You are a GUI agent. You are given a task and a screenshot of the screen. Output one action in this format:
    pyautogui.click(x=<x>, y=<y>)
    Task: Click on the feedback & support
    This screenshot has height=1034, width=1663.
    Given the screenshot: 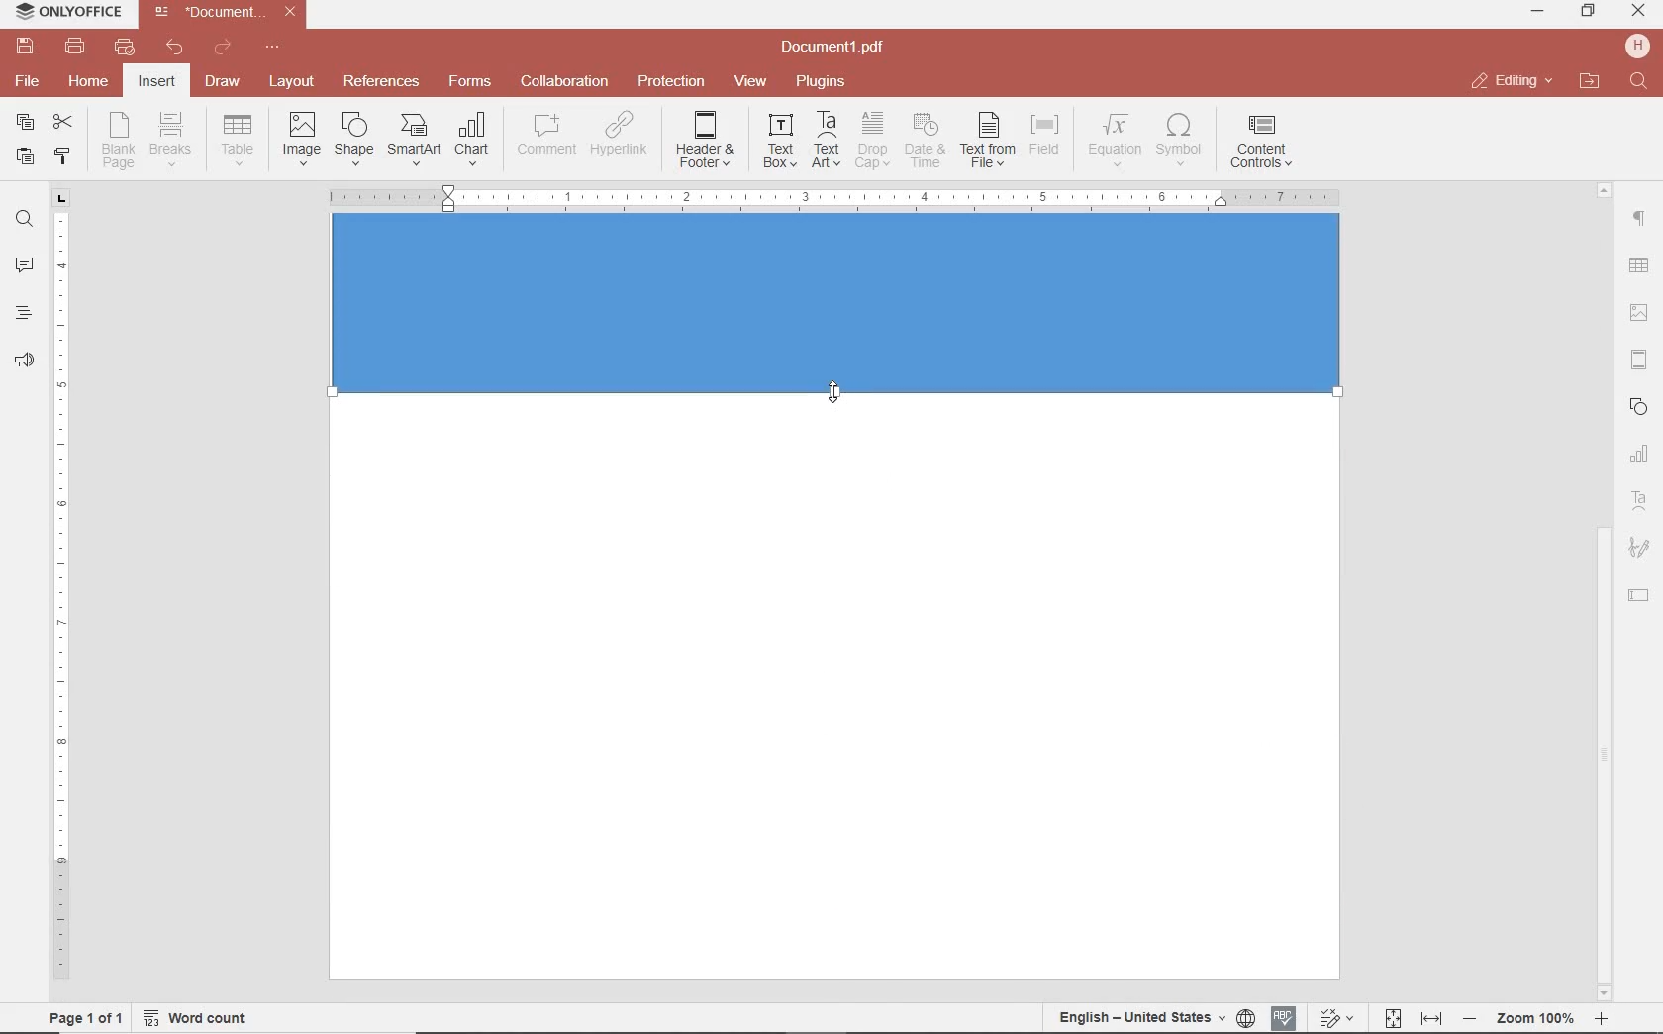 What is the action you would take?
    pyautogui.click(x=25, y=362)
    